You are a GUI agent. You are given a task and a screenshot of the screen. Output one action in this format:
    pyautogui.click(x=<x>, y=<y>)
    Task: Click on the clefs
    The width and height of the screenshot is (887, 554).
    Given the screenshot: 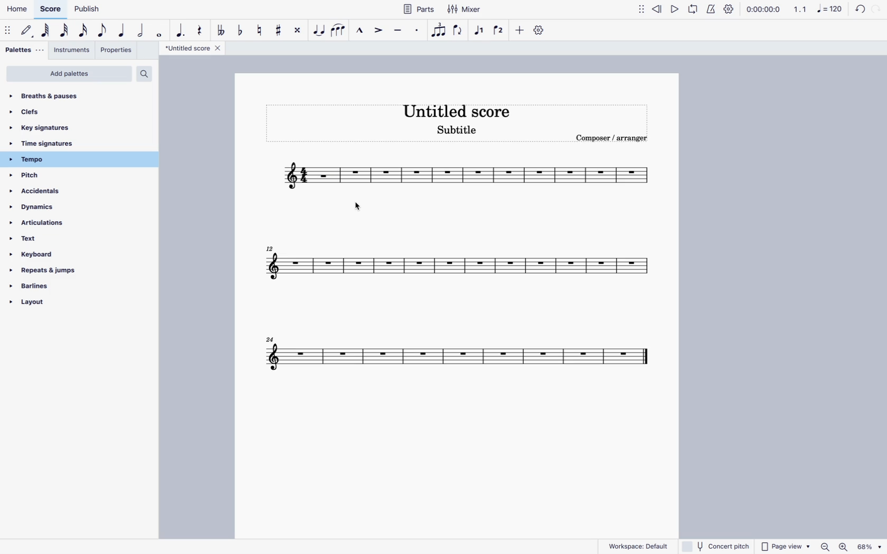 What is the action you would take?
    pyautogui.click(x=73, y=111)
    